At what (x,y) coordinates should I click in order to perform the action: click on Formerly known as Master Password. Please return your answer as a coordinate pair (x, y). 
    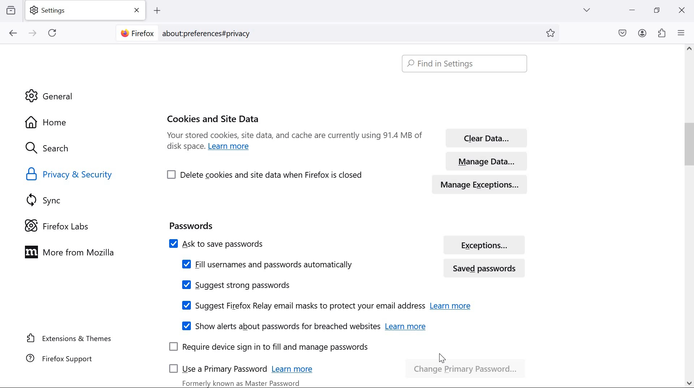
    Looking at the image, I should click on (242, 382).